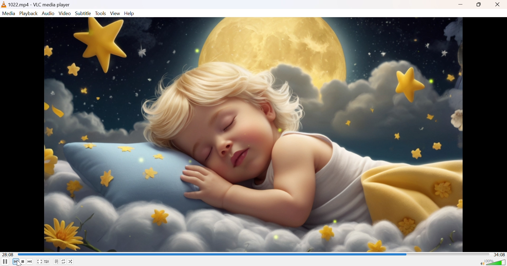  I want to click on Toggle playlist, so click(57, 262).